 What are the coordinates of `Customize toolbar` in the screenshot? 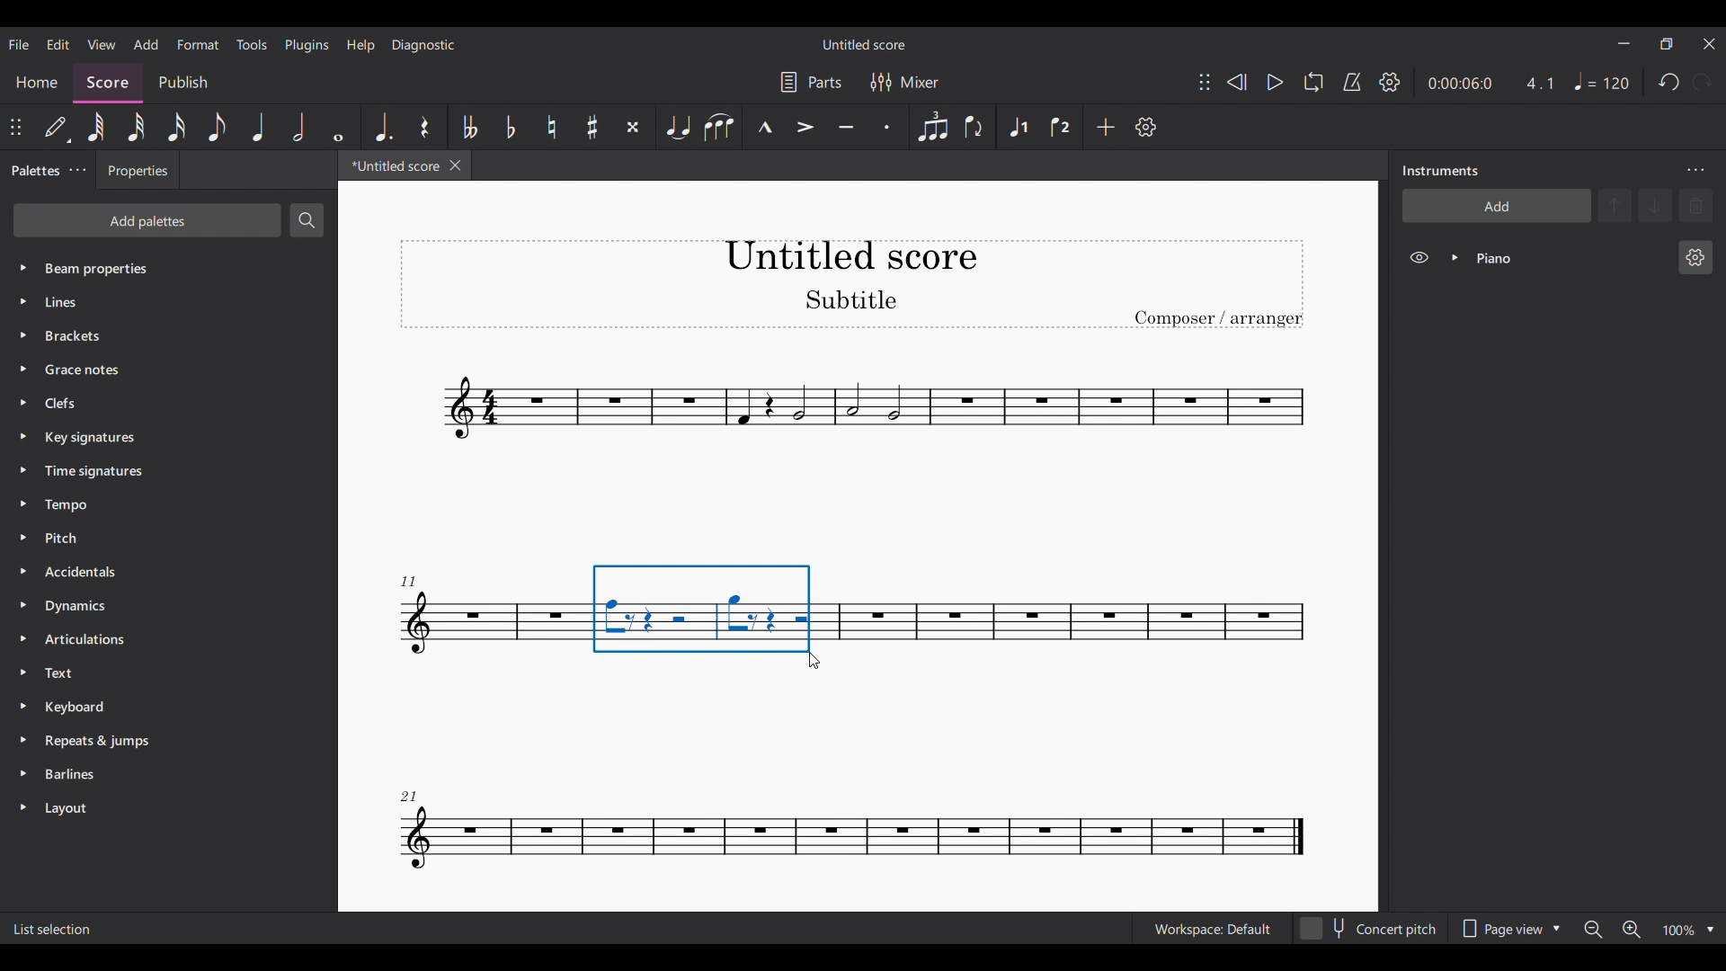 It's located at (1145, 128).